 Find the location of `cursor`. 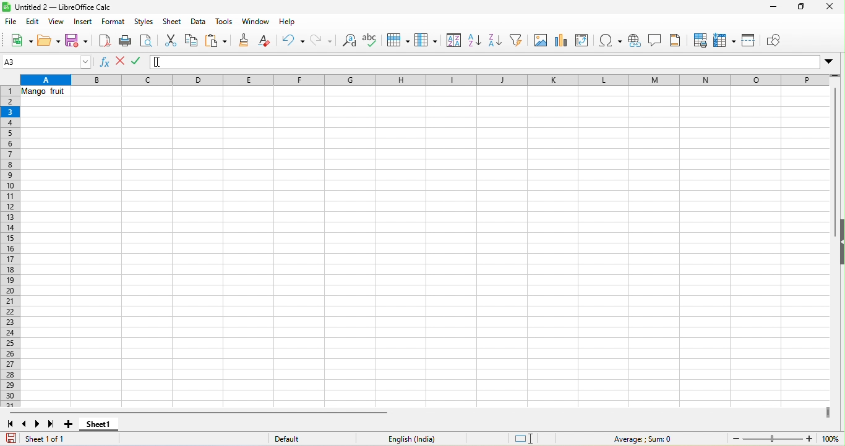

cursor is located at coordinates (162, 62).